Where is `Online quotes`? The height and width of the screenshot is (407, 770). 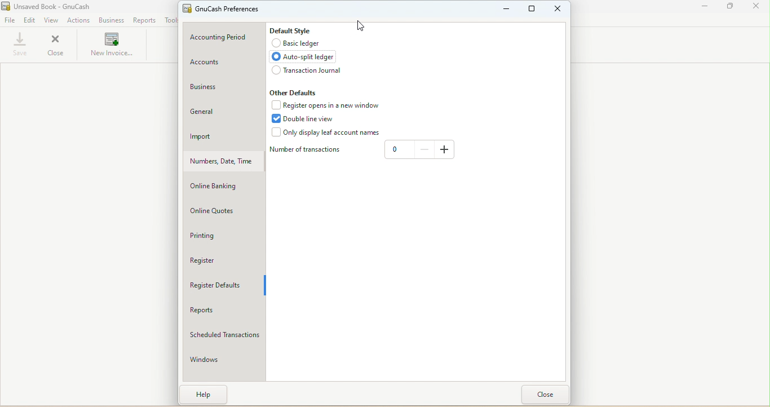
Online quotes is located at coordinates (223, 211).